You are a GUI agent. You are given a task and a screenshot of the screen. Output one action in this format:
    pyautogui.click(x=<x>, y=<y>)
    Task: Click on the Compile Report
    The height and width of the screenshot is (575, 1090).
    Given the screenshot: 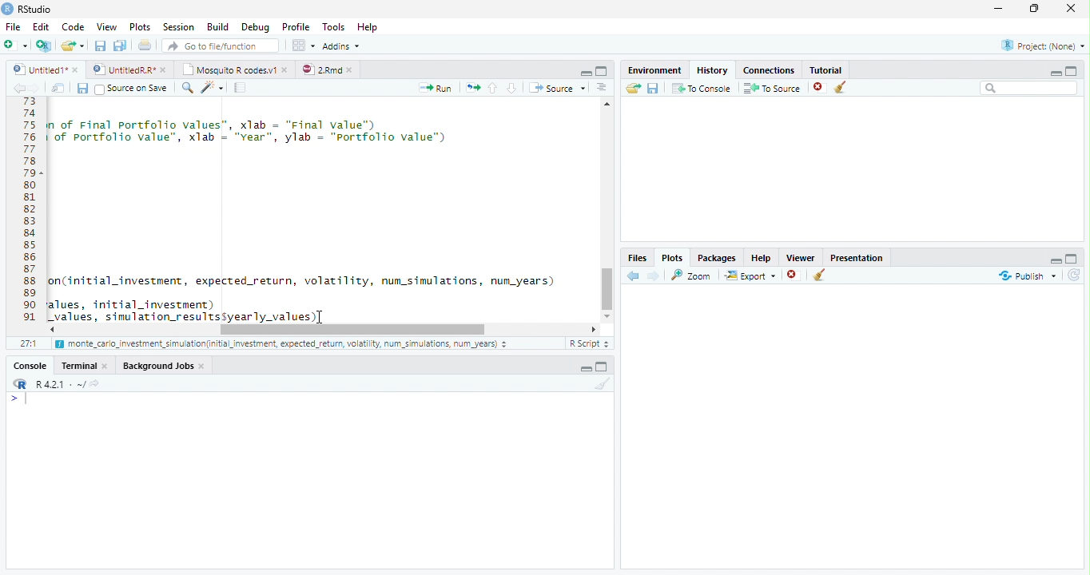 What is the action you would take?
    pyautogui.click(x=242, y=88)
    